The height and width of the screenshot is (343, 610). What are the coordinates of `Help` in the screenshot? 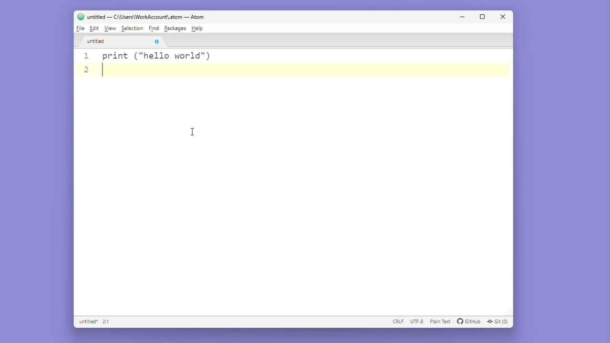 It's located at (199, 28).